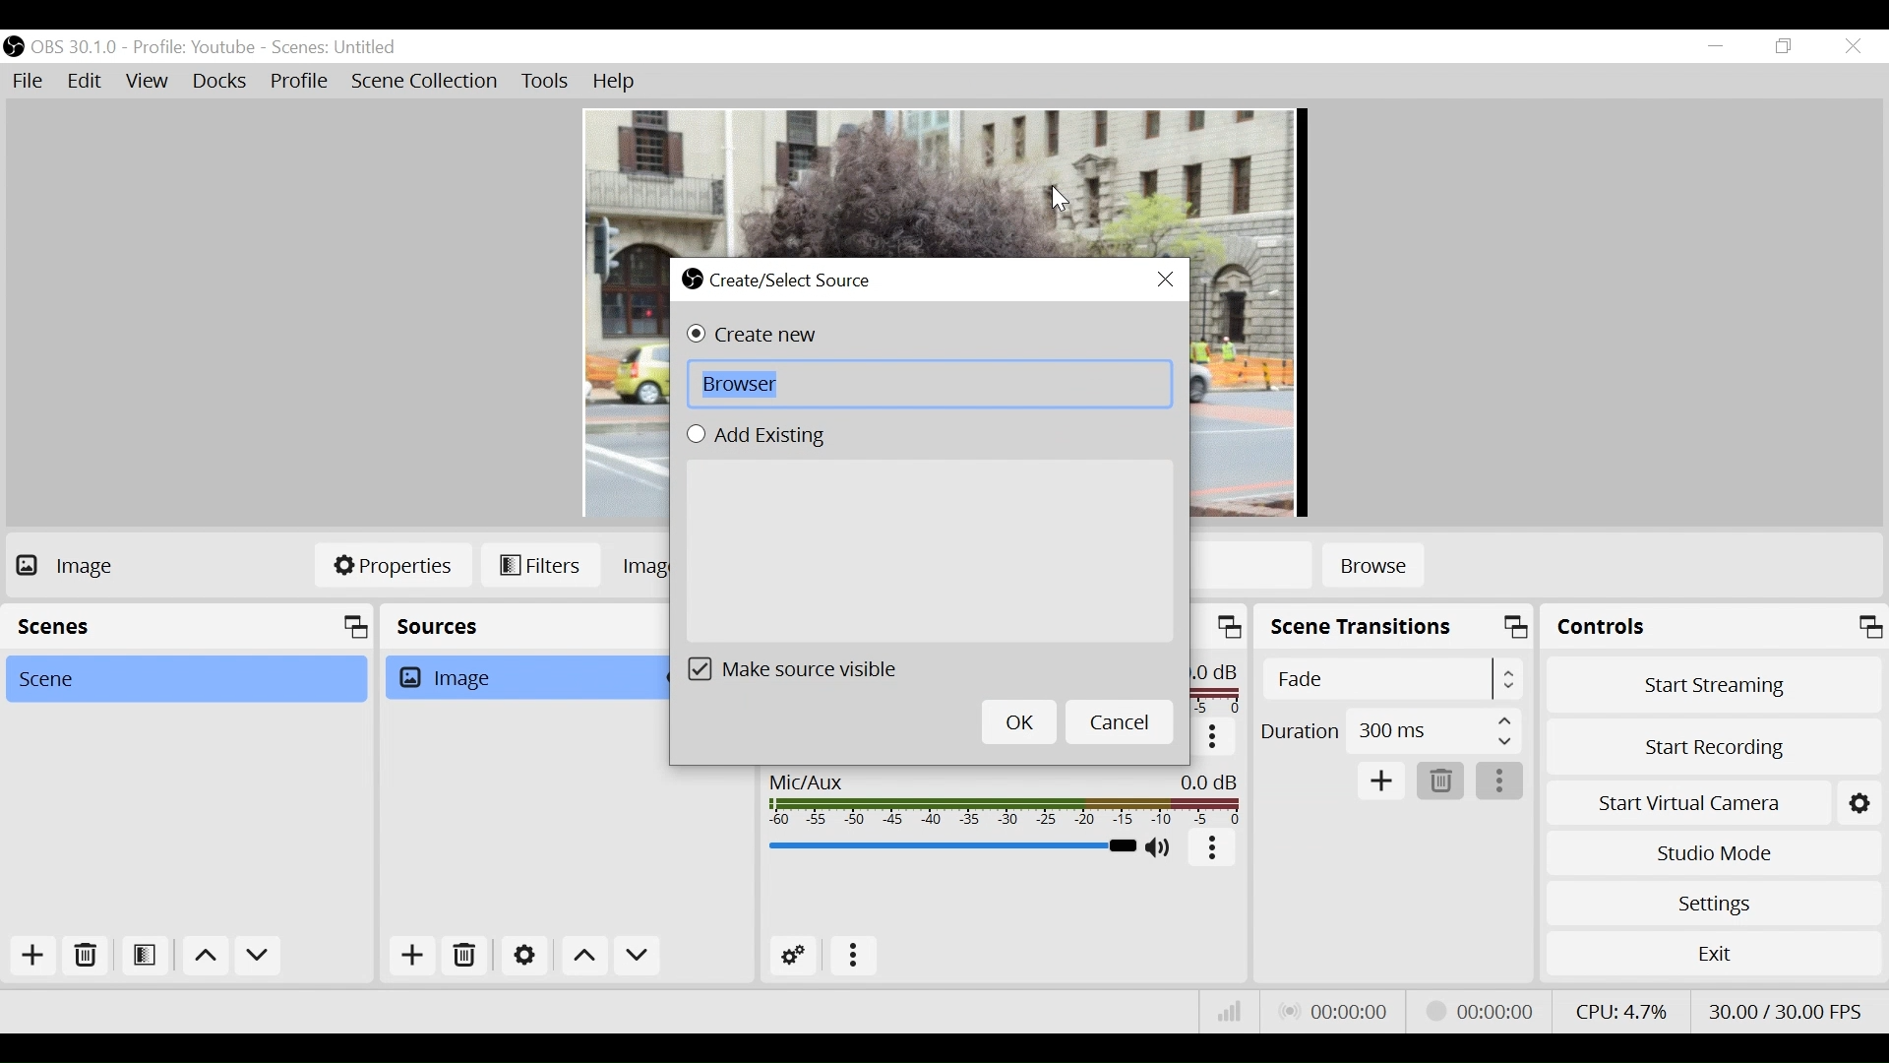  Describe the element at coordinates (854, 956) in the screenshot. I see `more options` at that location.